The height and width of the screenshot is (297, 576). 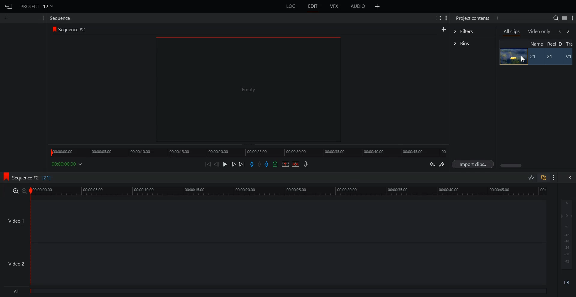 I want to click on Project contents, so click(x=472, y=17).